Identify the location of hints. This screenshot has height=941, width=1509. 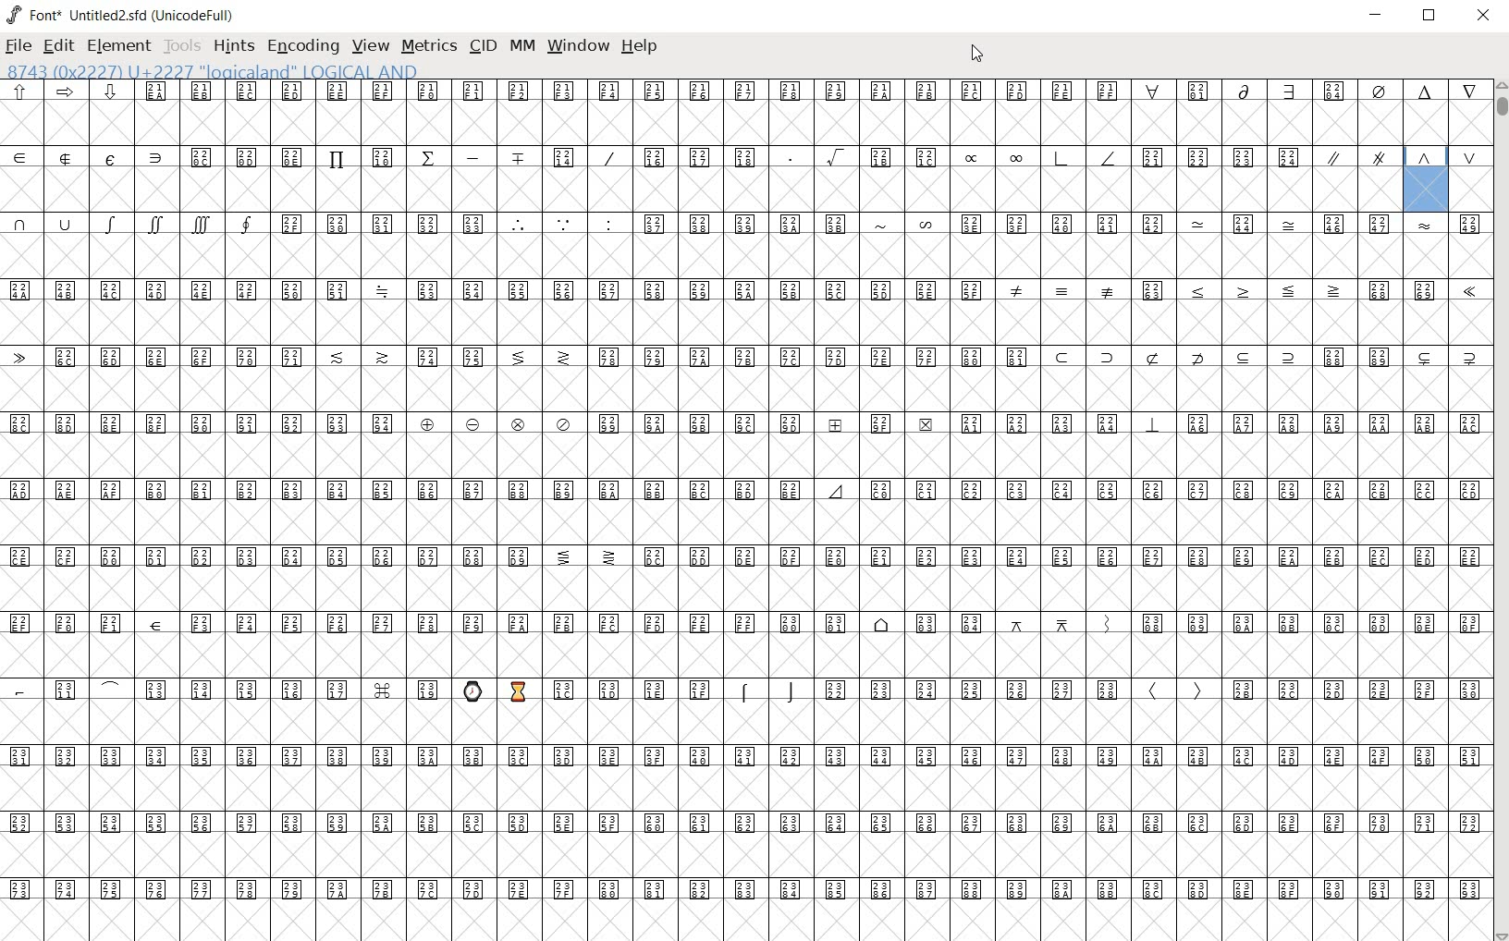
(234, 48).